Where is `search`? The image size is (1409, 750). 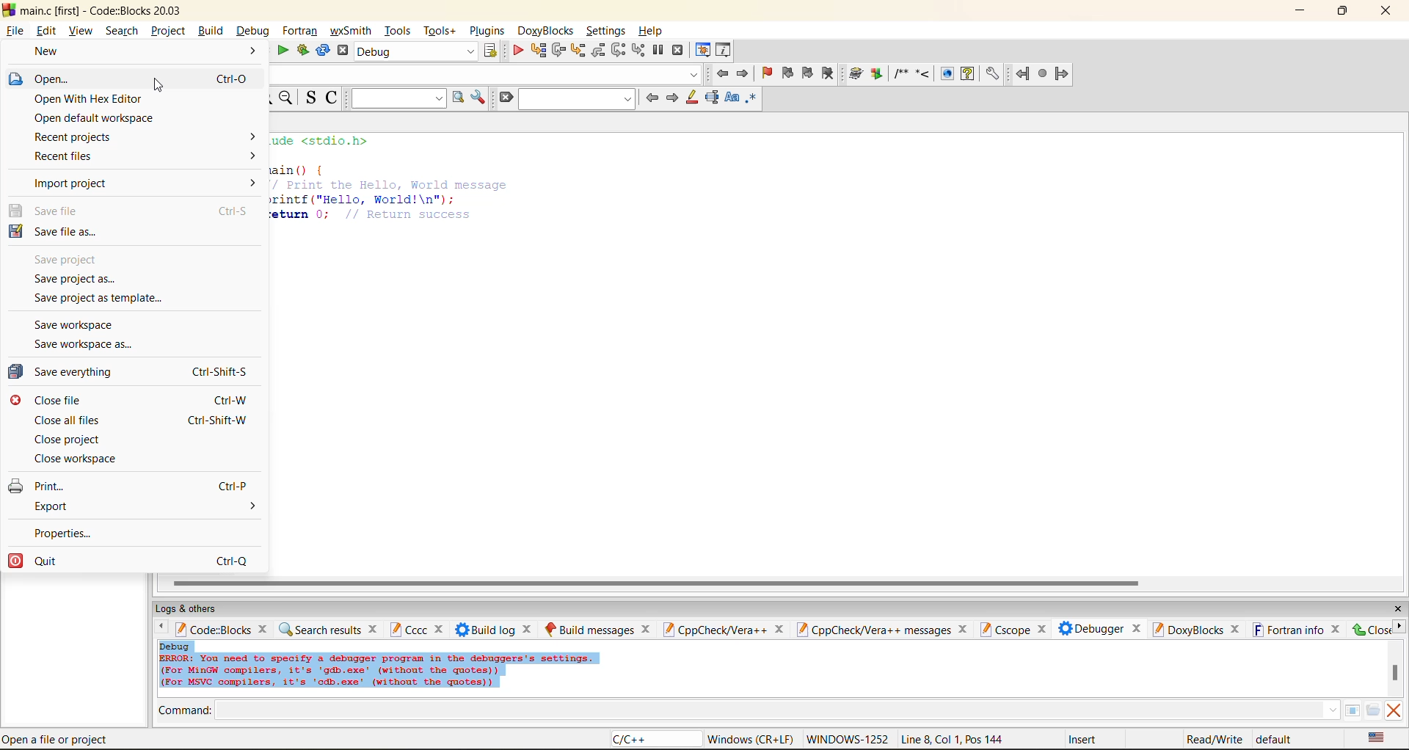
search is located at coordinates (578, 98).